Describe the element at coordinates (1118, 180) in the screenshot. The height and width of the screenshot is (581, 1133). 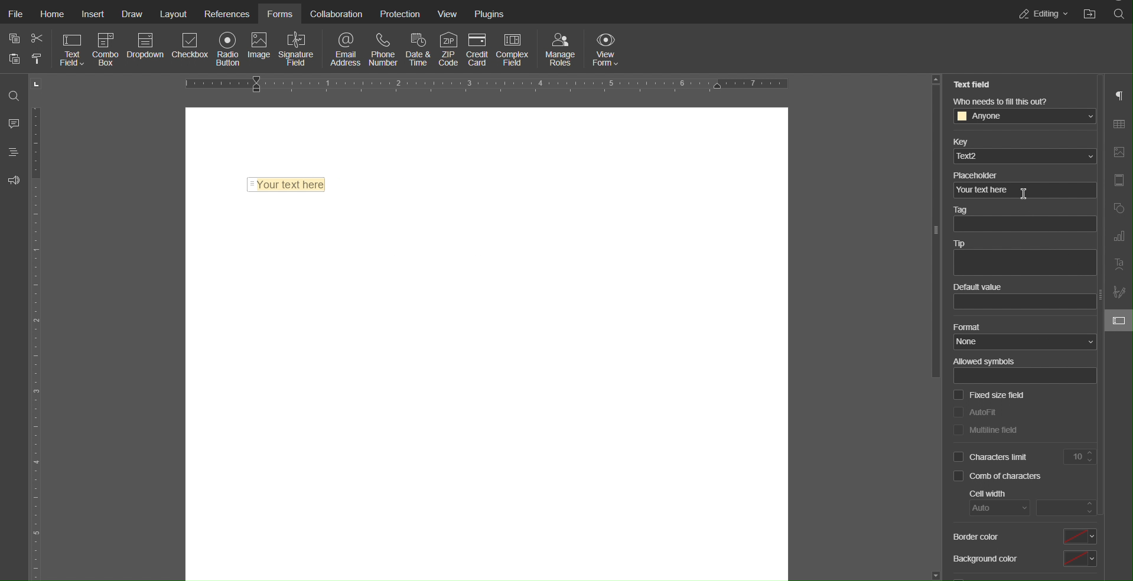
I see `Header and Footer` at that location.